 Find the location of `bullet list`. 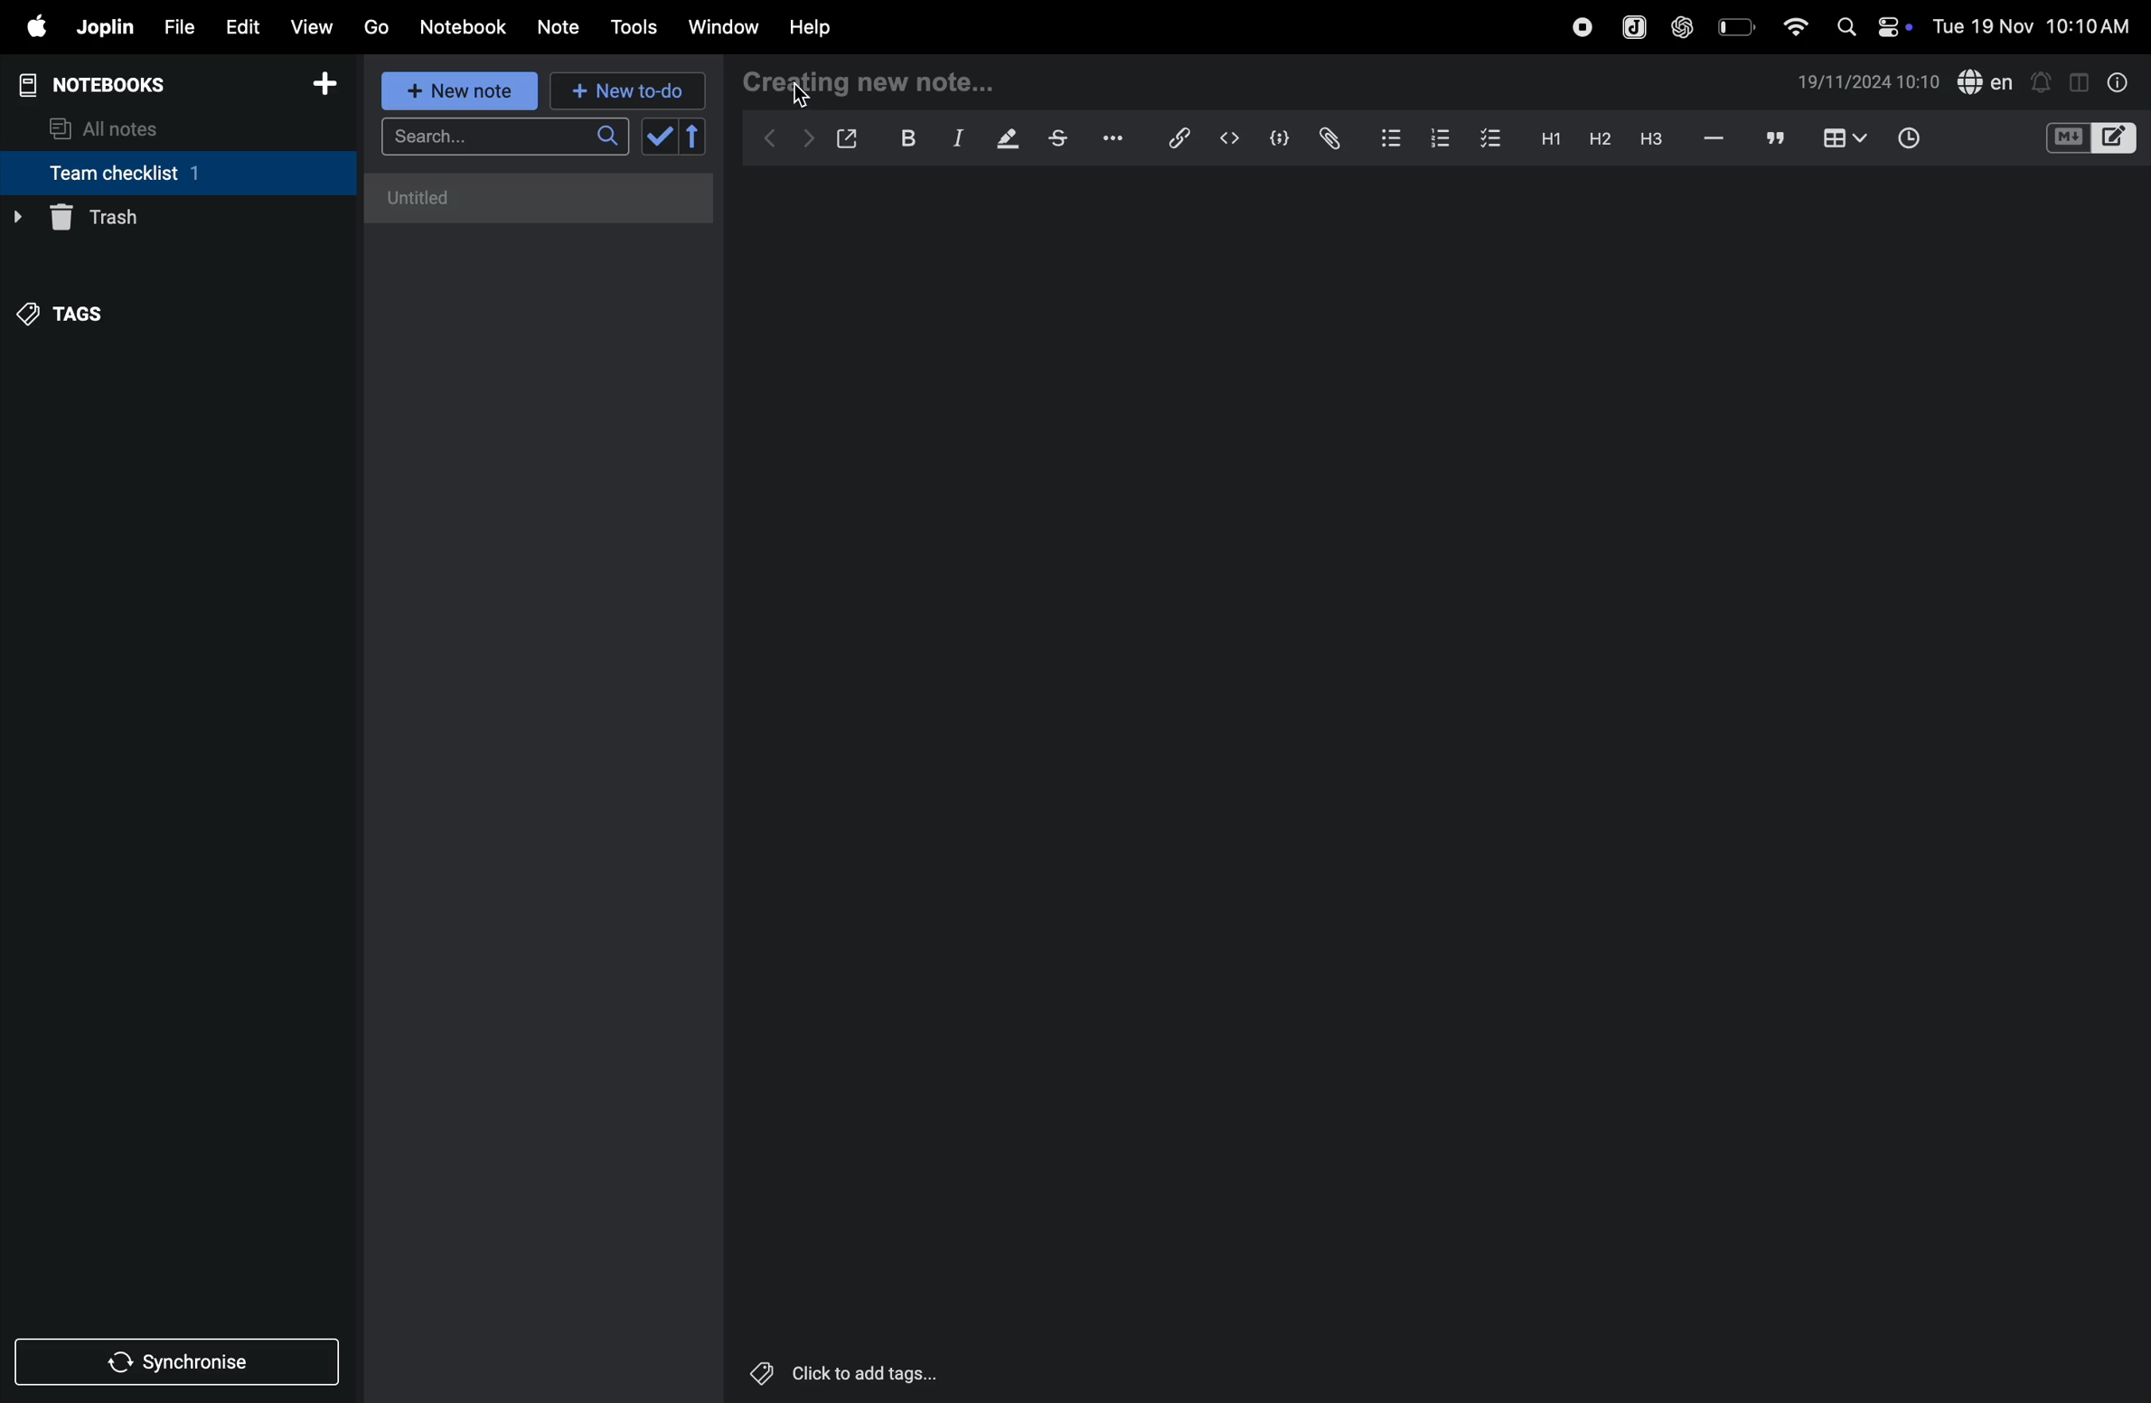

bullet list is located at coordinates (1386, 137).